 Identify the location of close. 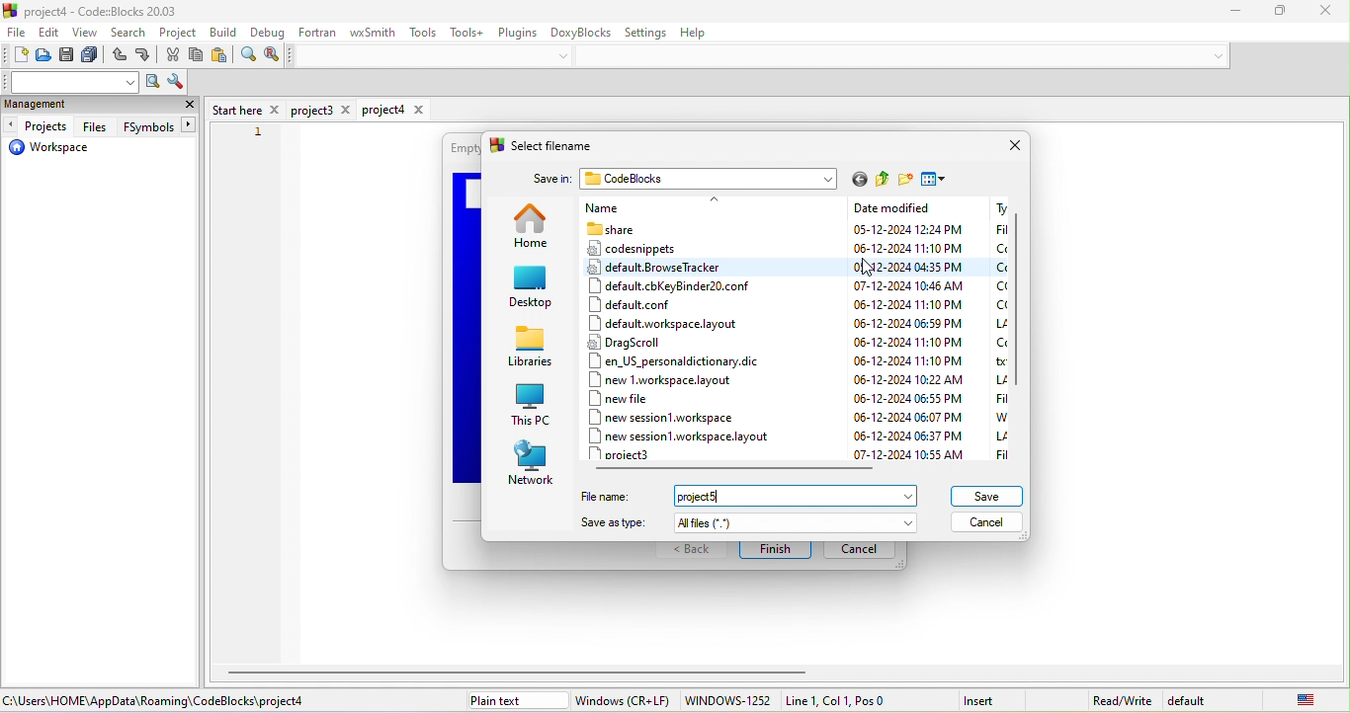
(1013, 145).